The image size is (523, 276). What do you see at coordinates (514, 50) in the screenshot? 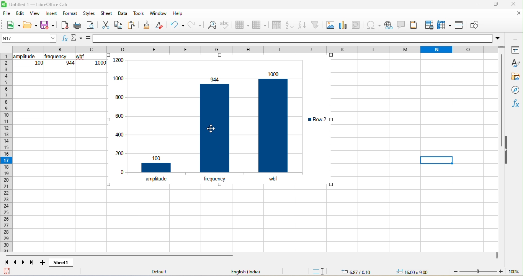
I see `properties` at bounding box center [514, 50].